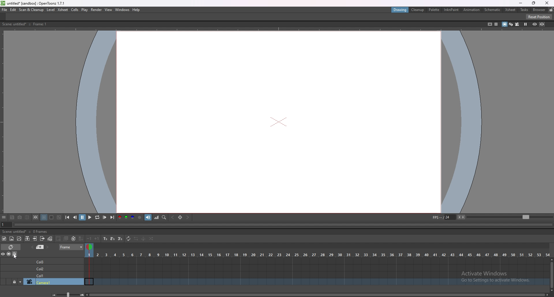 The height and width of the screenshot is (297, 554). What do you see at coordinates (83, 217) in the screenshot?
I see `pause` at bounding box center [83, 217].